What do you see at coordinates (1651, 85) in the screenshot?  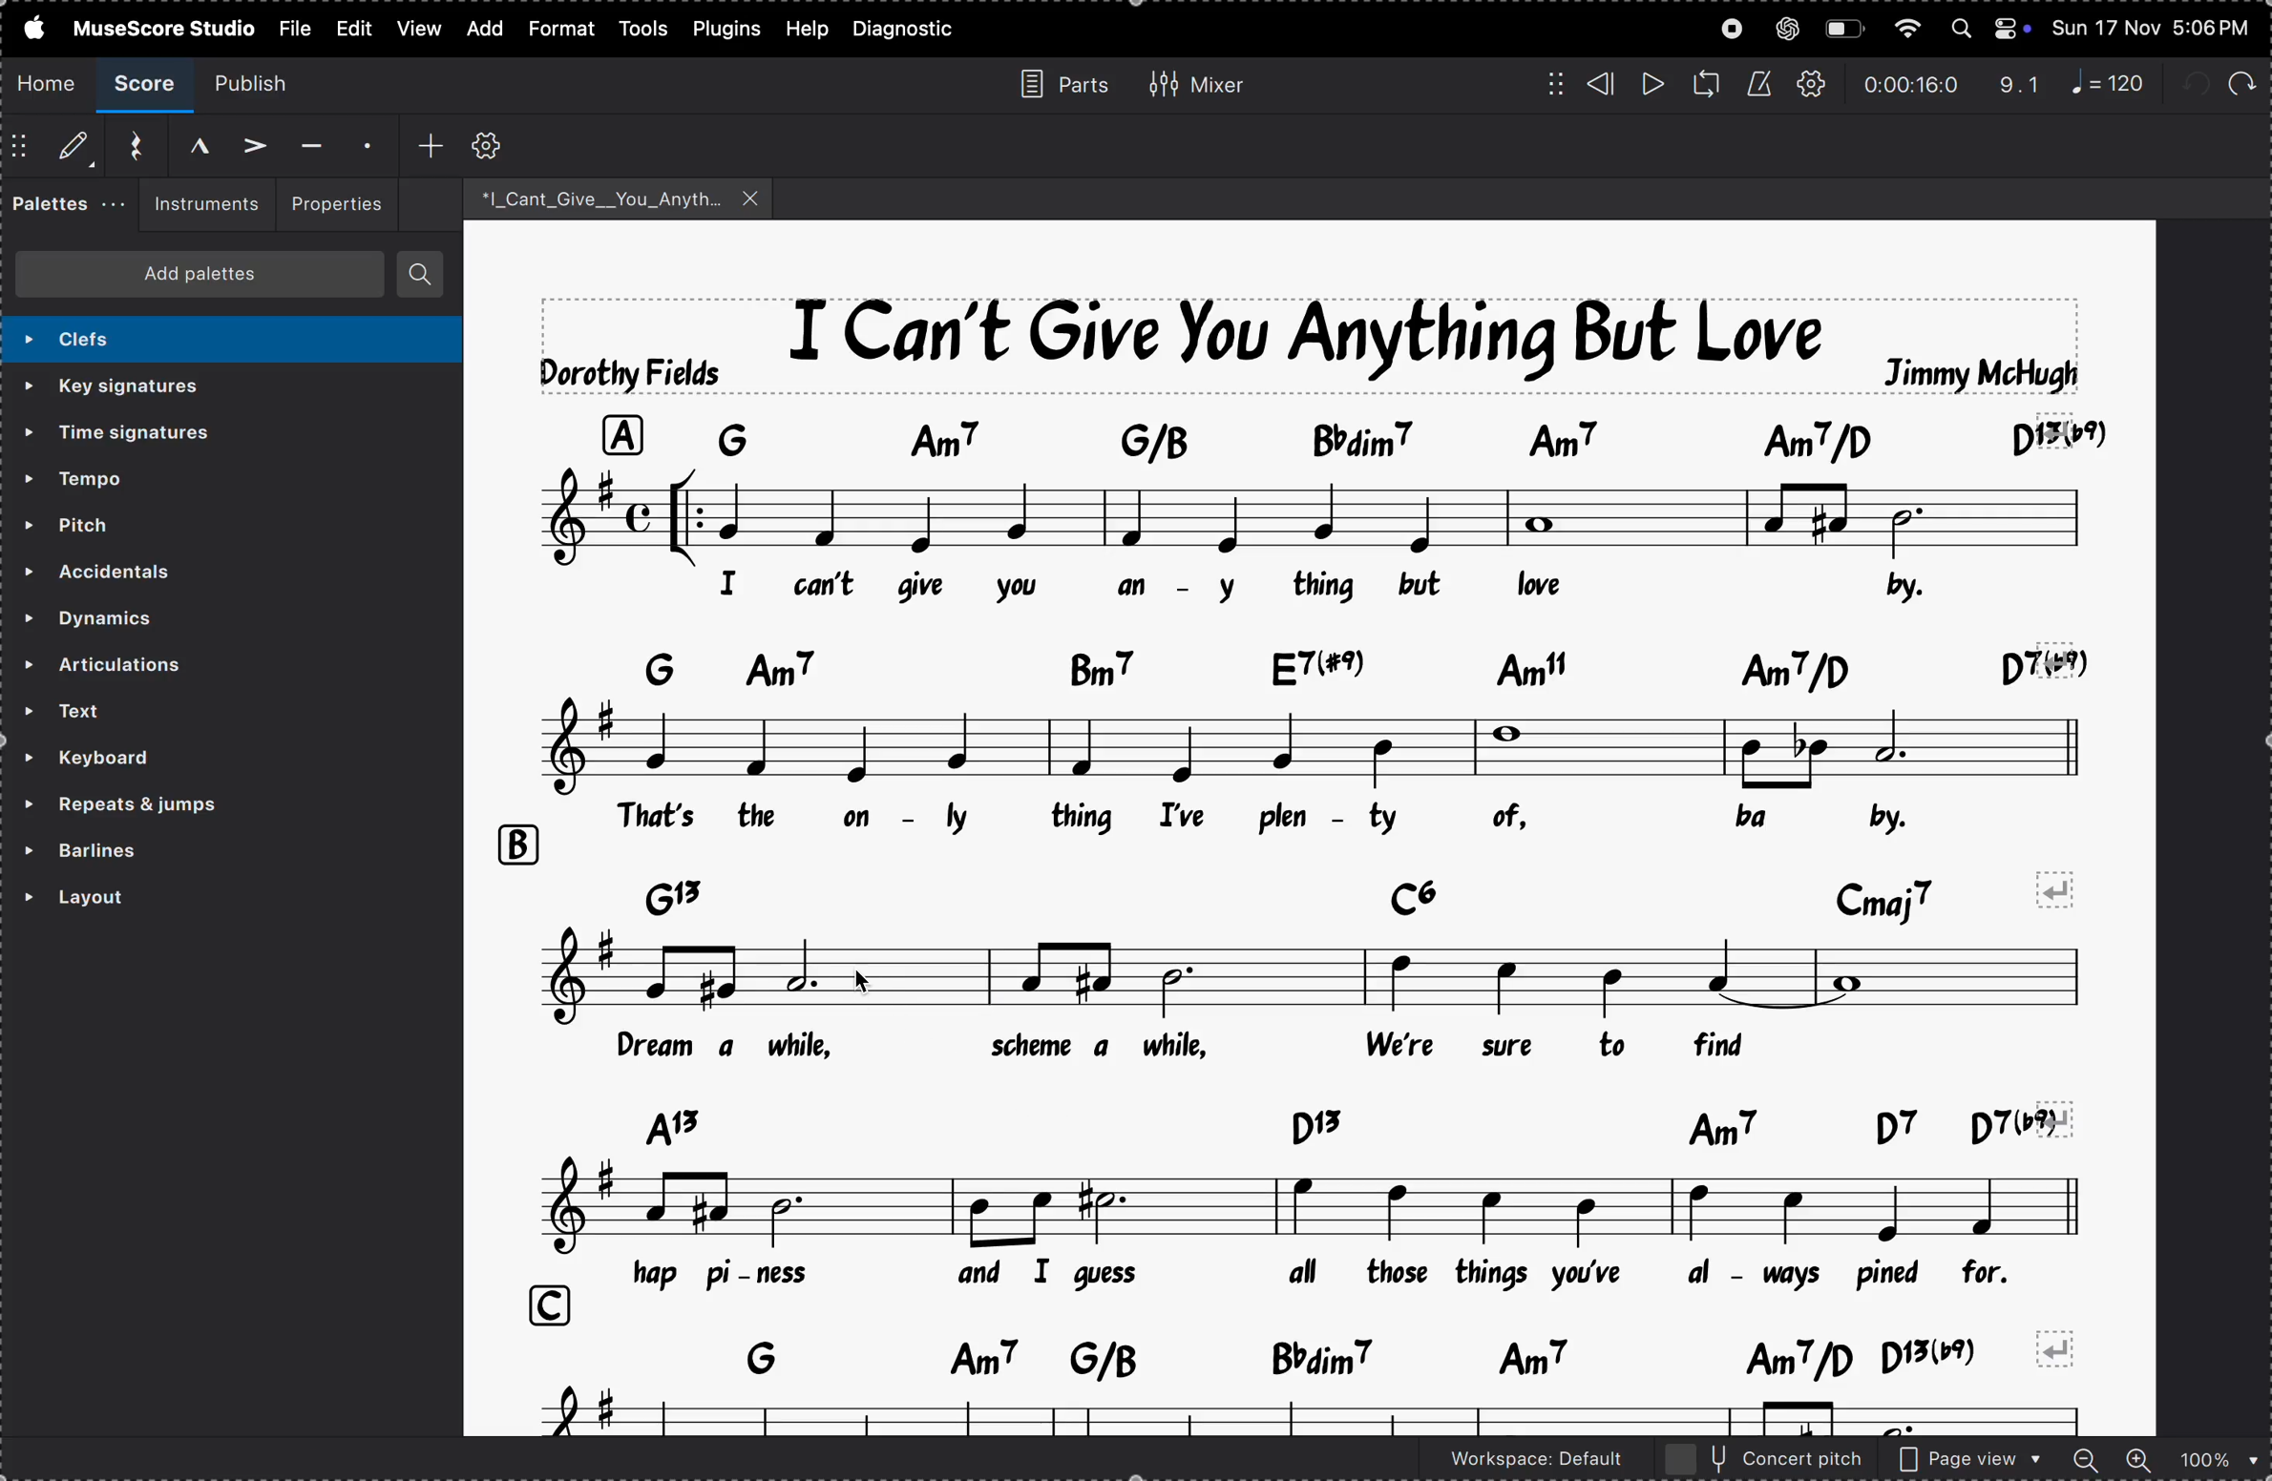 I see `play` at bounding box center [1651, 85].